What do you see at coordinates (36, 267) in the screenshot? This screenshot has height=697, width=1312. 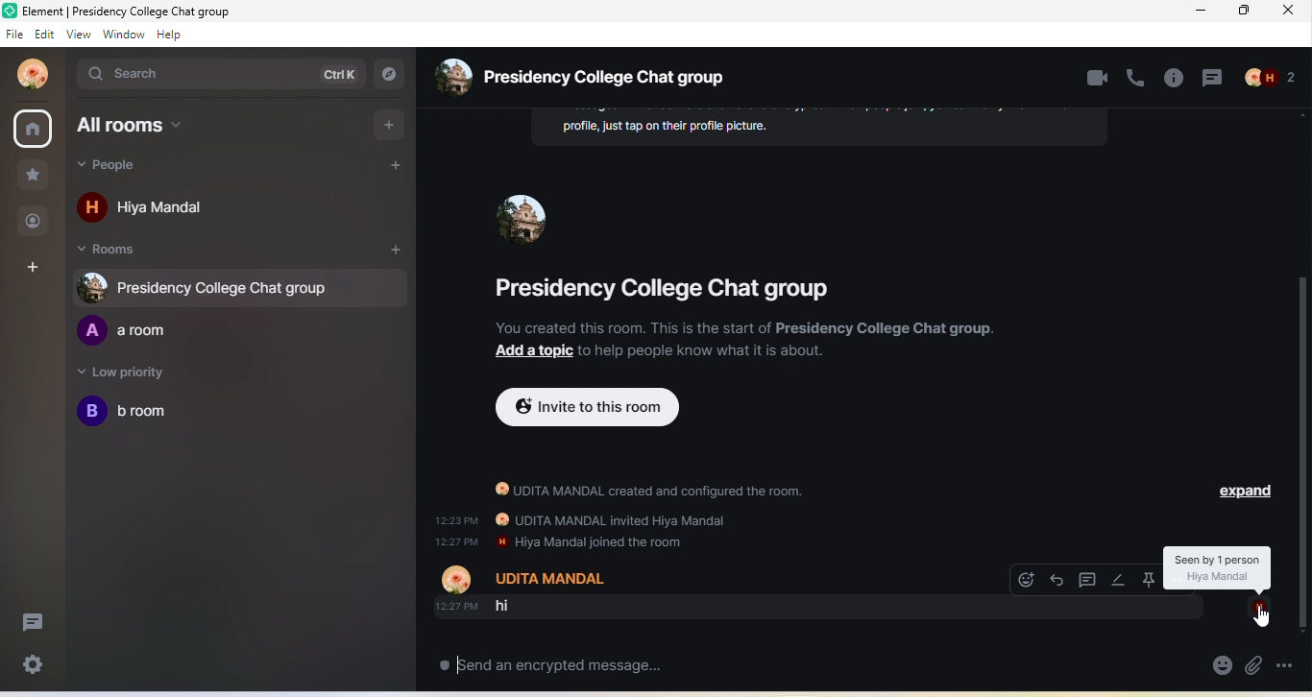 I see `create a space` at bounding box center [36, 267].